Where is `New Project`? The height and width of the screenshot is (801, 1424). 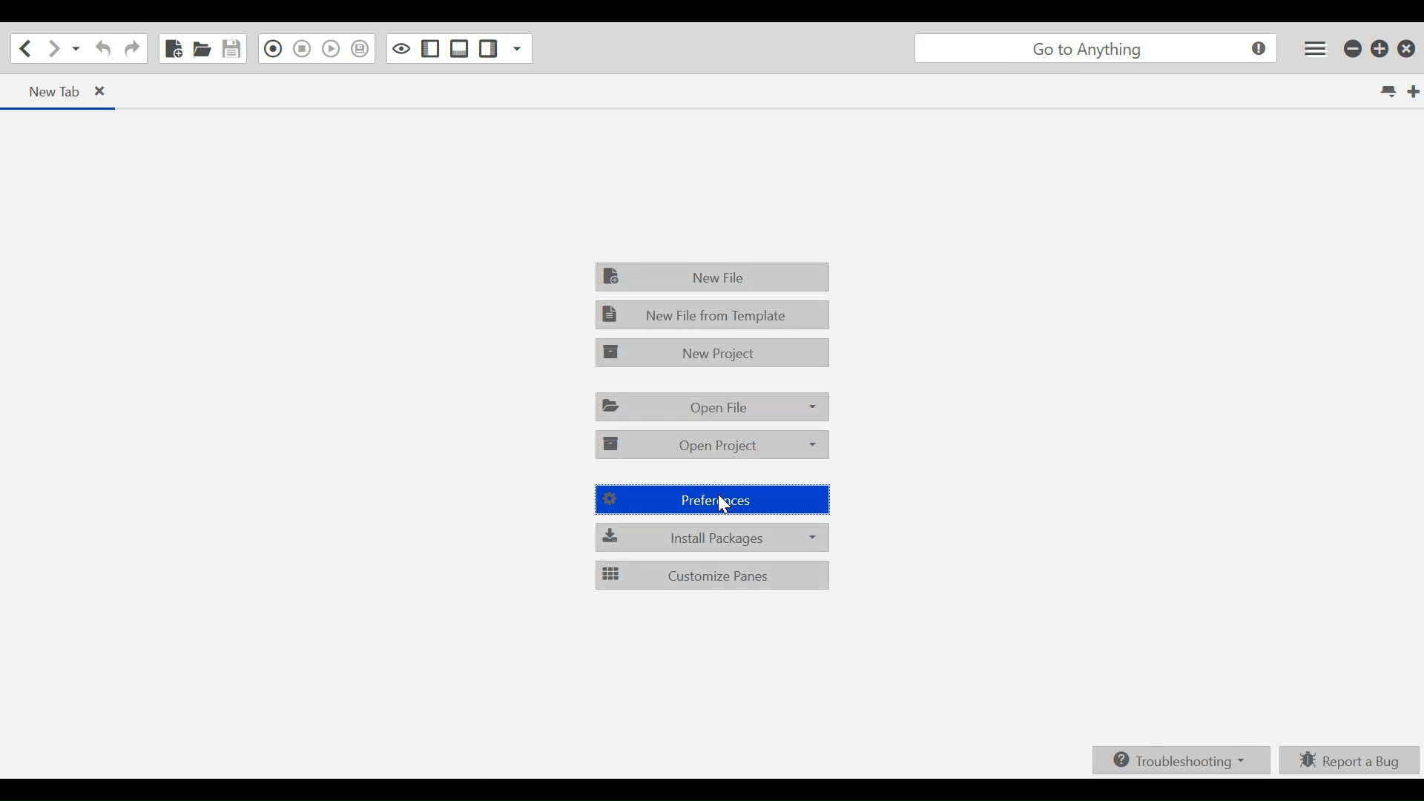
New Project is located at coordinates (711, 352).